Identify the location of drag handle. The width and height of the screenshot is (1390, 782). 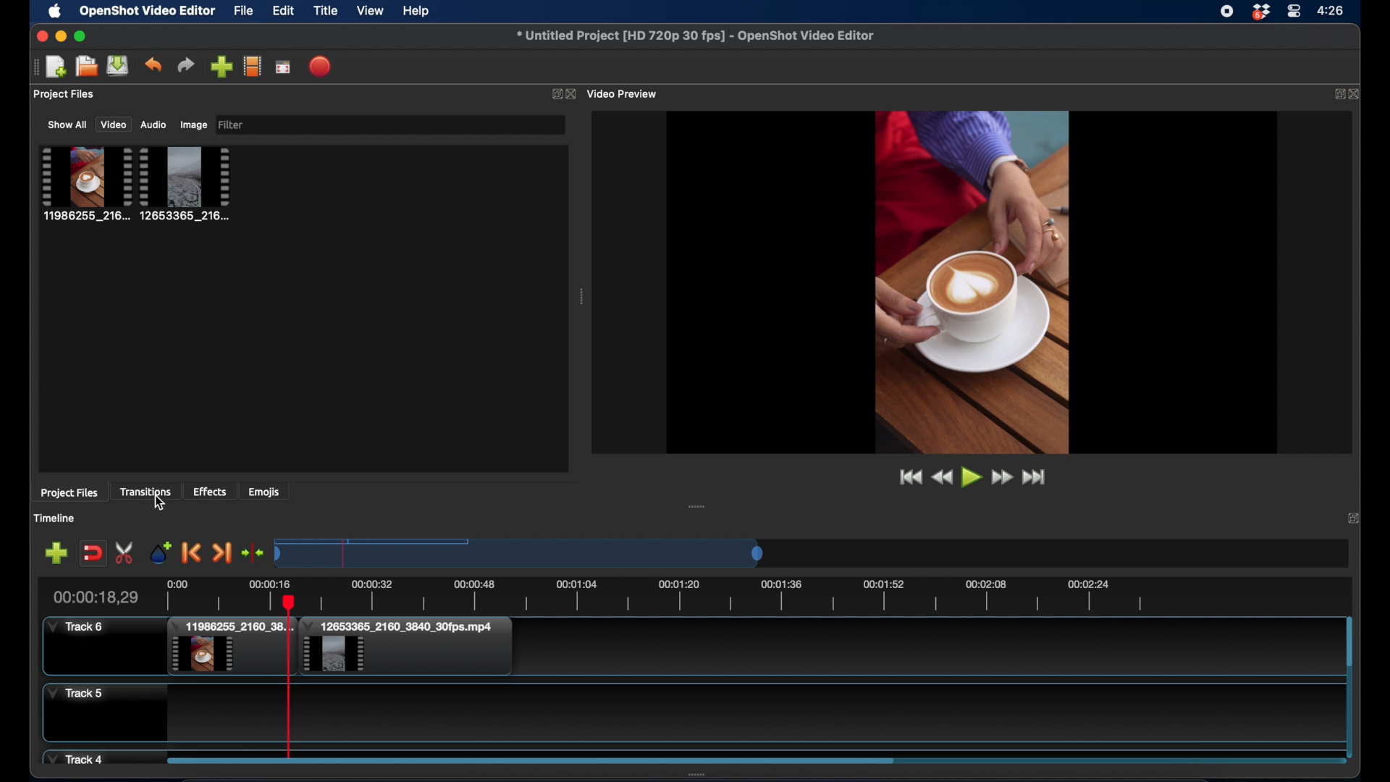
(582, 297).